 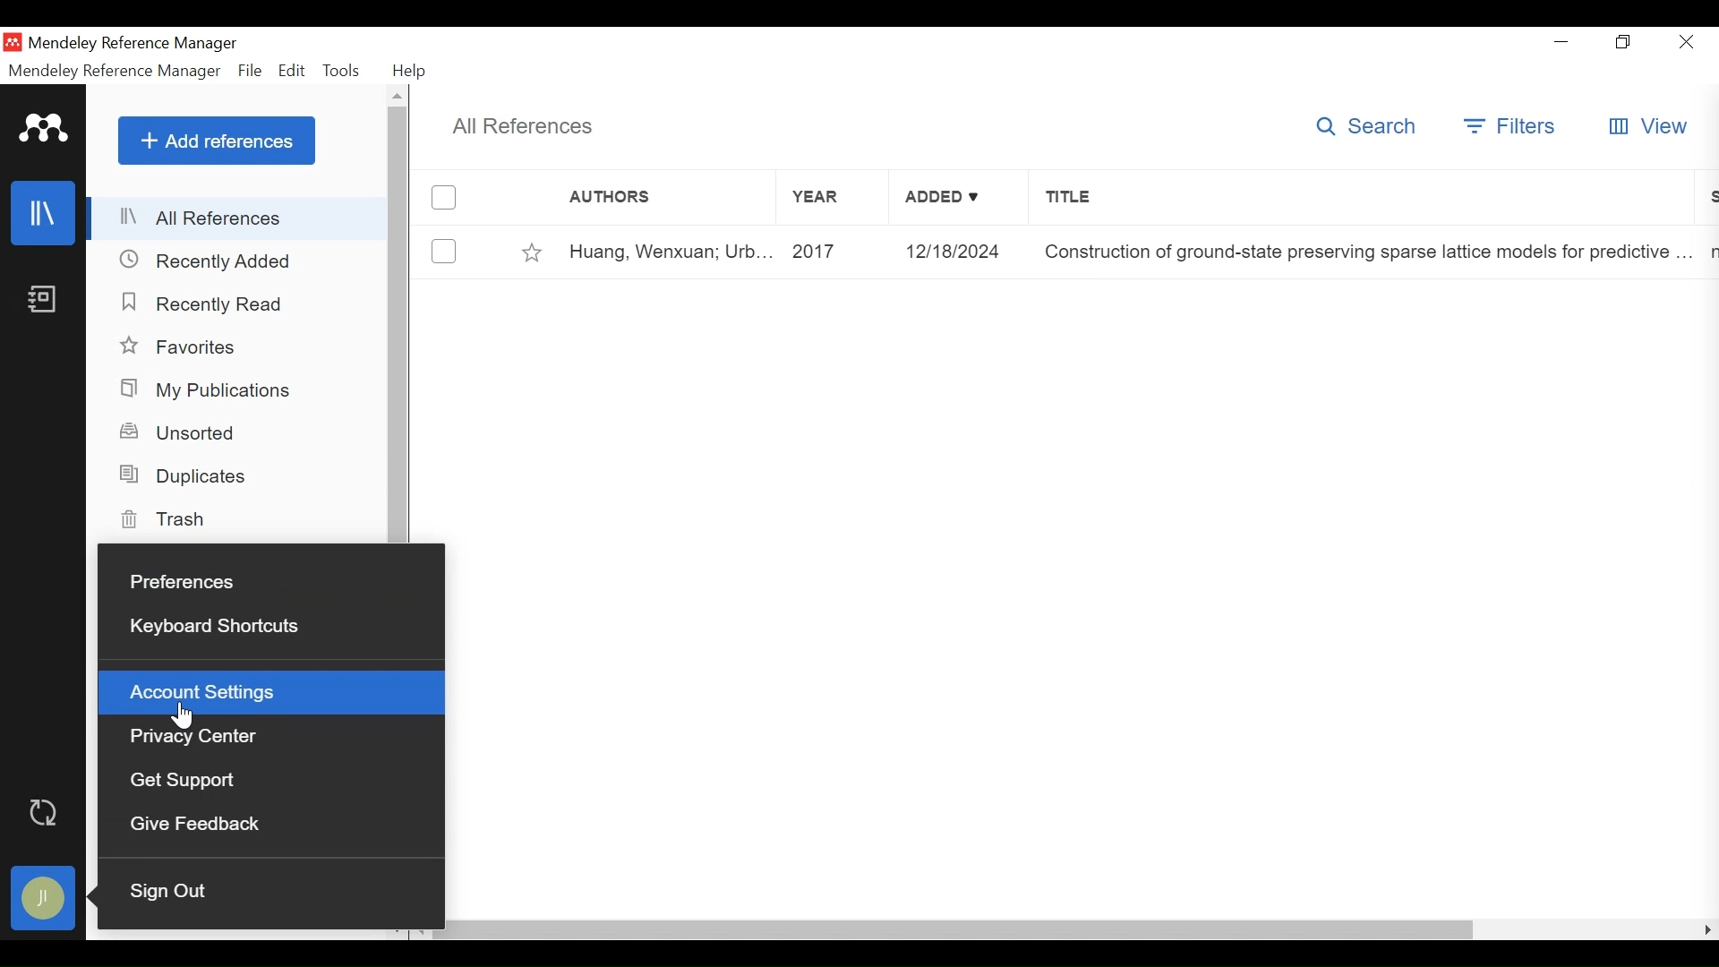 I want to click on View, so click(x=1650, y=126).